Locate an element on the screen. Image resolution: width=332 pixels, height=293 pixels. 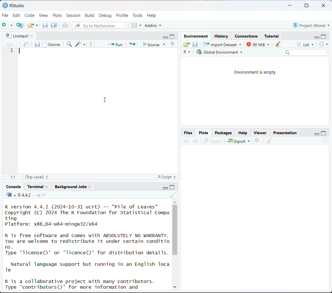
refresh current plot is located at coordinates (325, 141).